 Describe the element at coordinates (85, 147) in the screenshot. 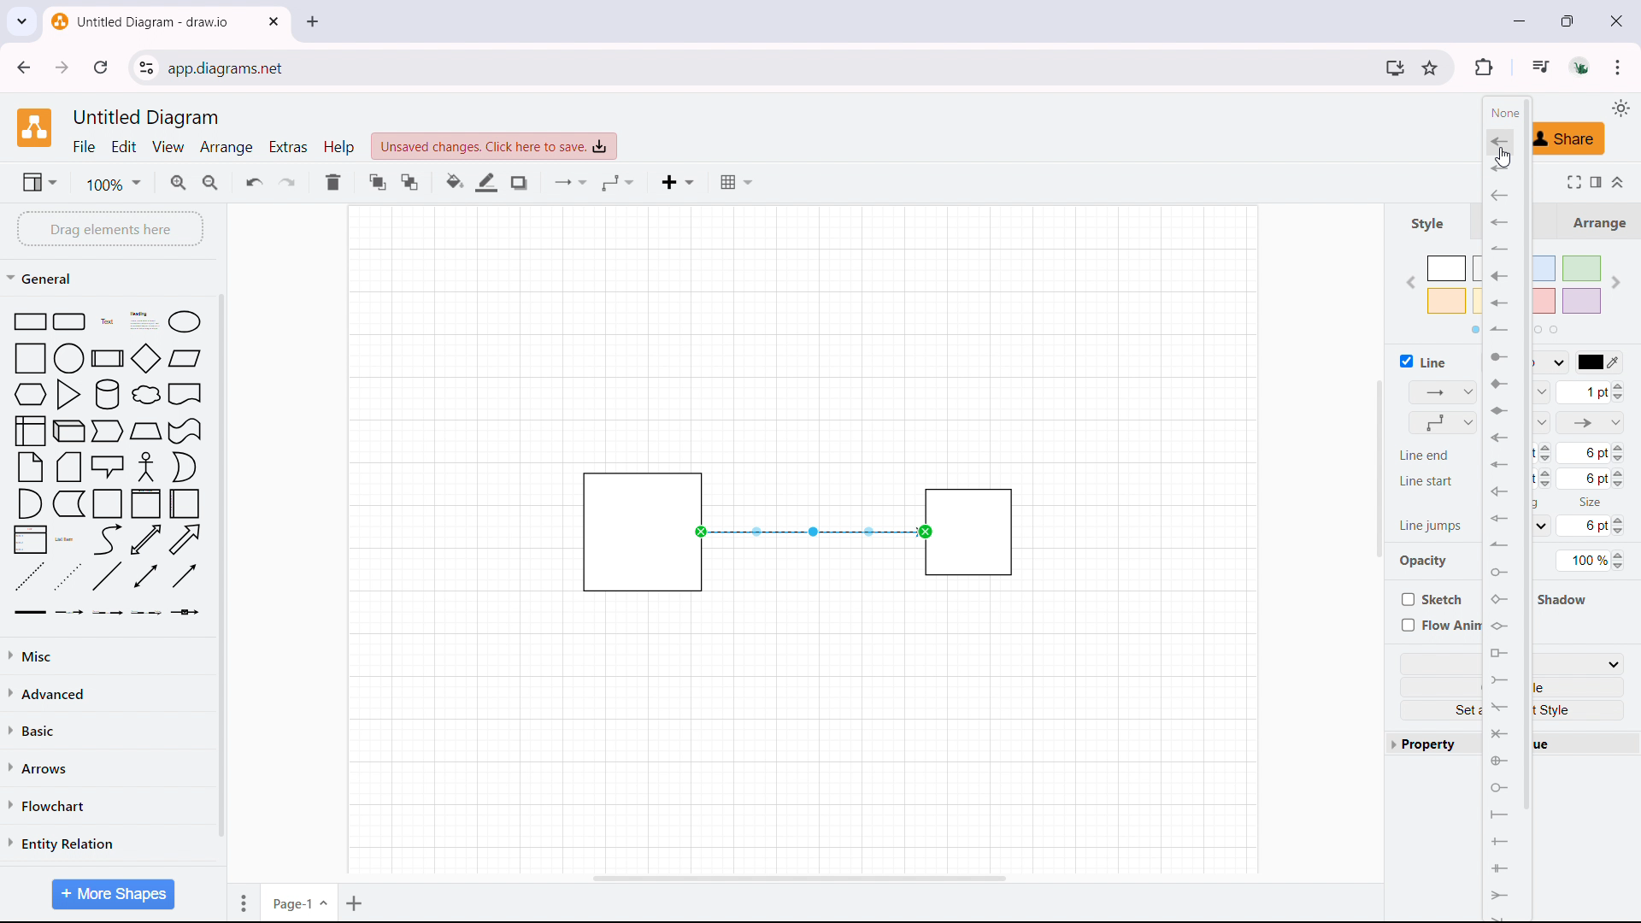

I see `file` at that location.